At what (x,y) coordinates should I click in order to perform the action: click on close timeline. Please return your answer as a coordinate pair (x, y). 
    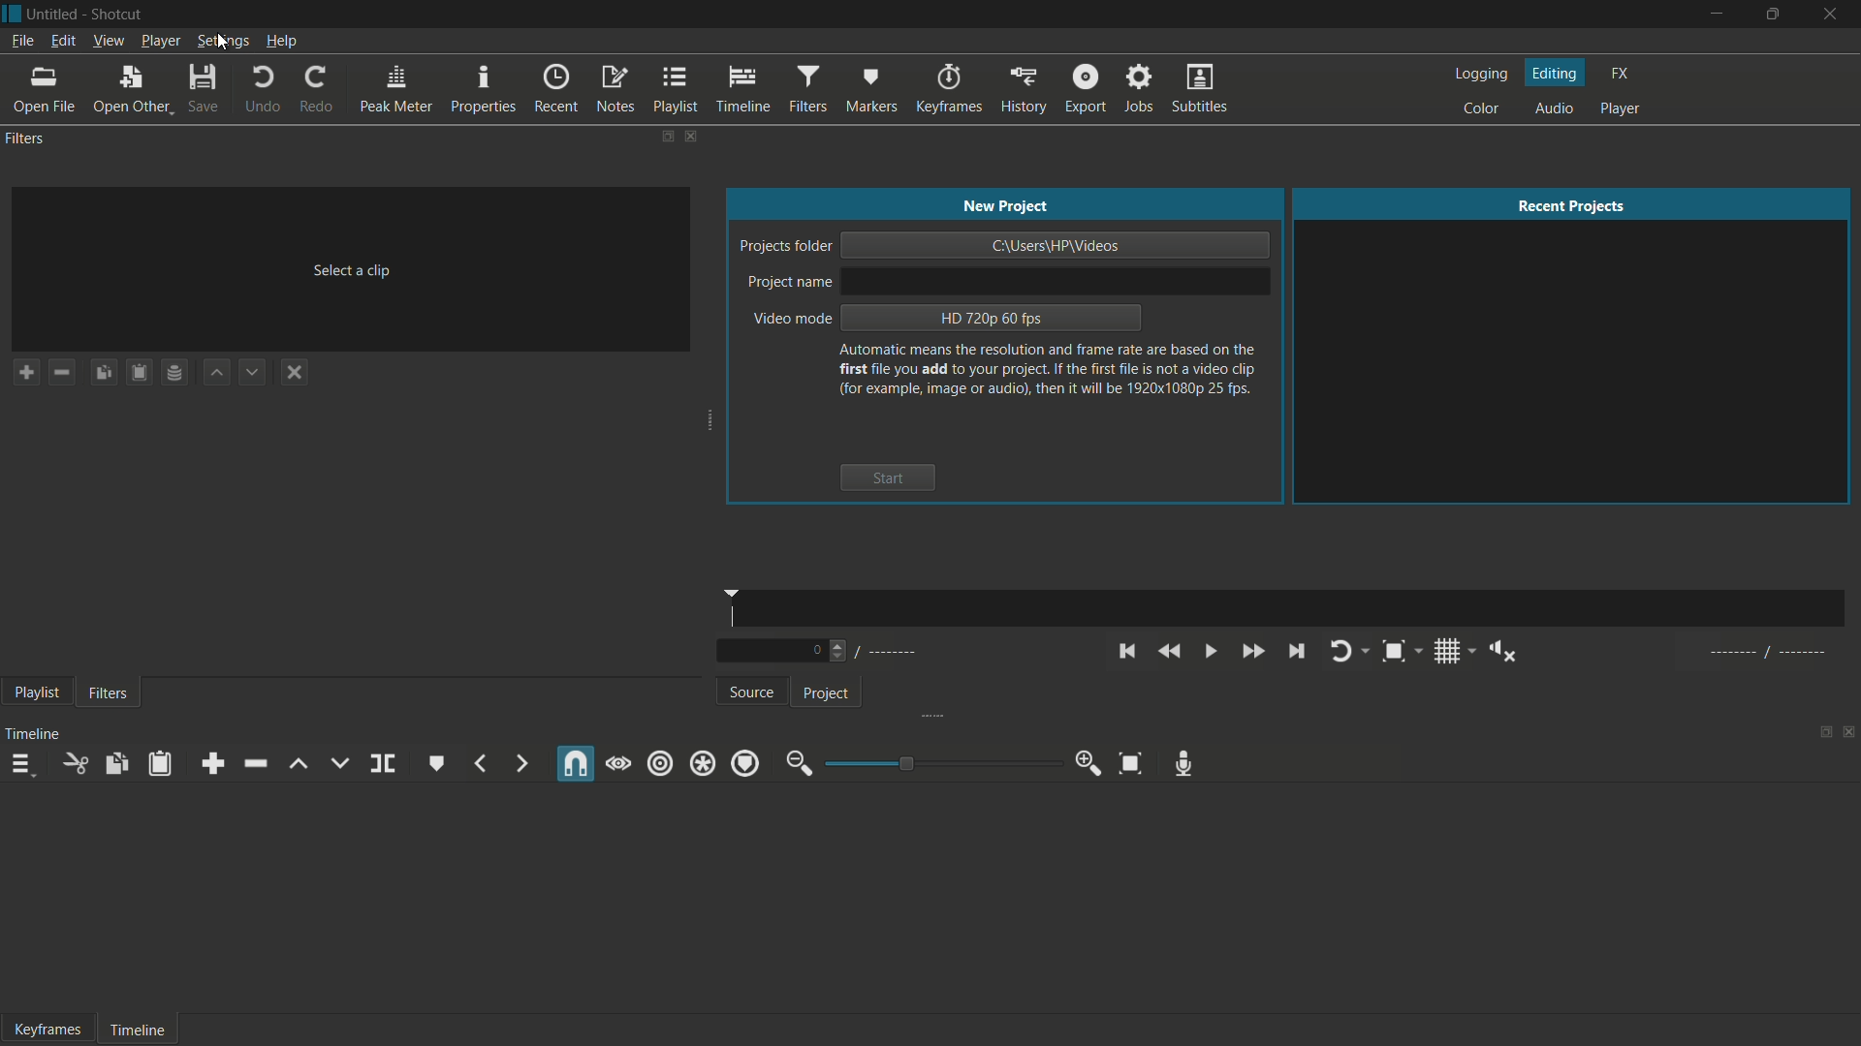
    Looking at the image, I should click on (1849, 731).